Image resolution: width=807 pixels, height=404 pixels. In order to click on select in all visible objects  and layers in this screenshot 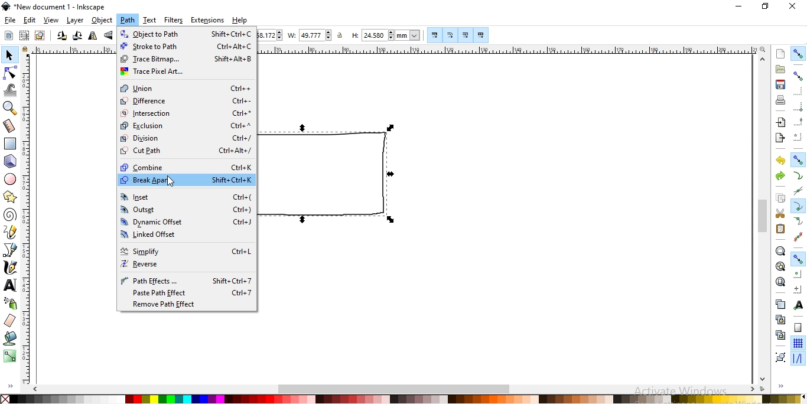, I will do `click(24, 37)`.